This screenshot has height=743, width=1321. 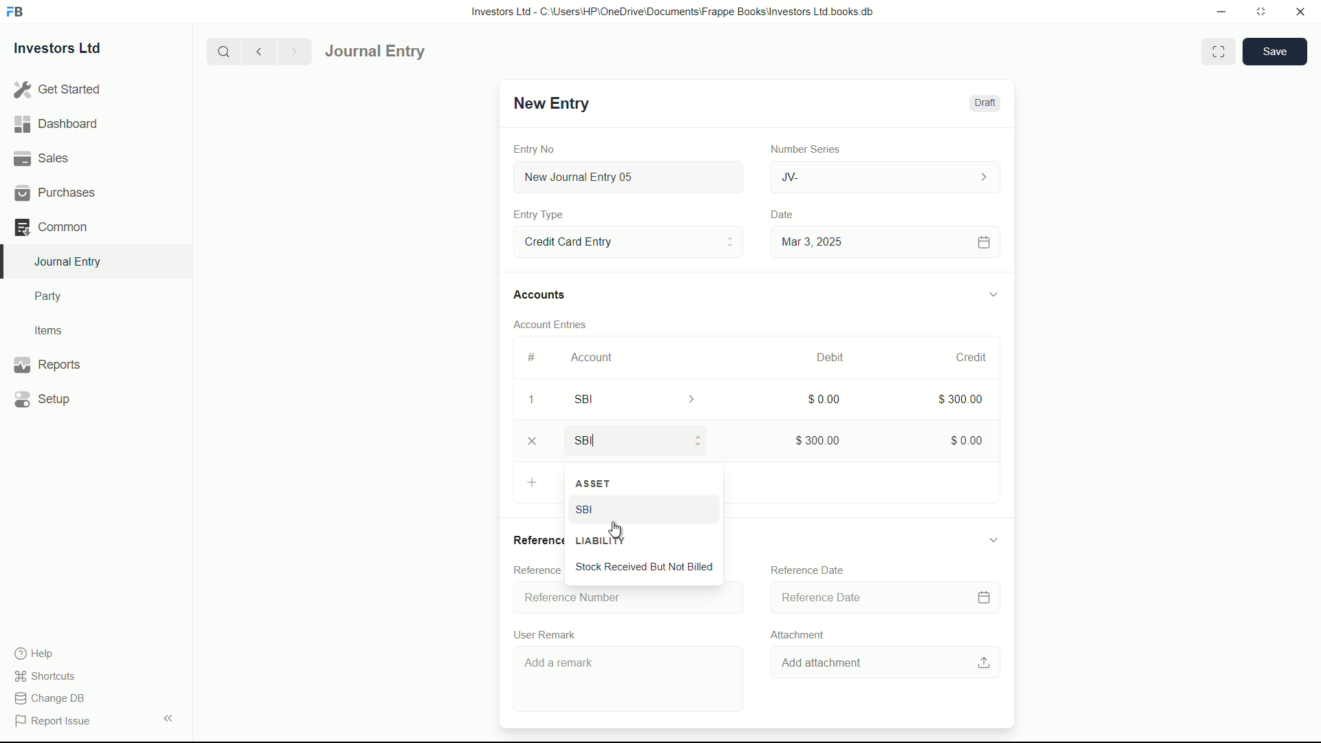 I want to click on Entry Type, so click(x=627, y=241).